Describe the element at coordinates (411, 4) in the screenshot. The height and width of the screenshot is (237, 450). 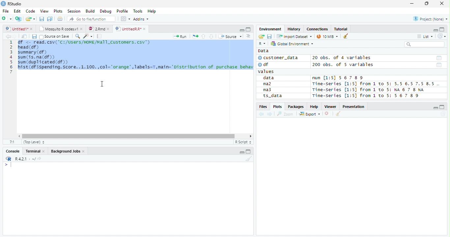
I see `Minimize` at that location.